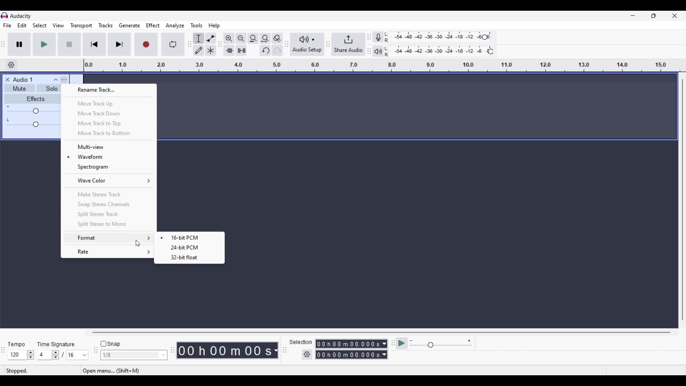 The height and width of the screenshot is (386, 686). What do you see at coordinates (173, 44) in the screenshot?
I see `Enable looping` at bounding box center [173, 44].